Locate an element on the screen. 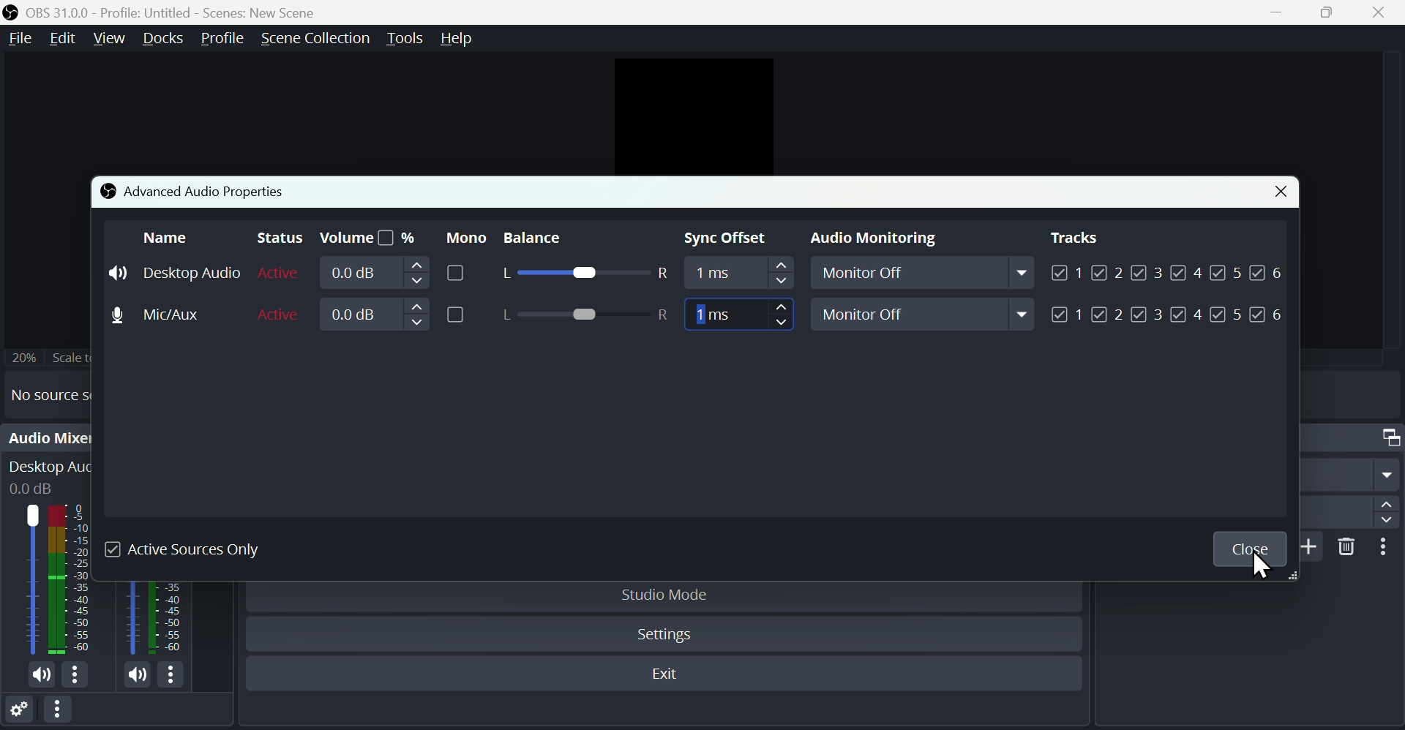  Sync Offset is located at coordinates (737, 275).